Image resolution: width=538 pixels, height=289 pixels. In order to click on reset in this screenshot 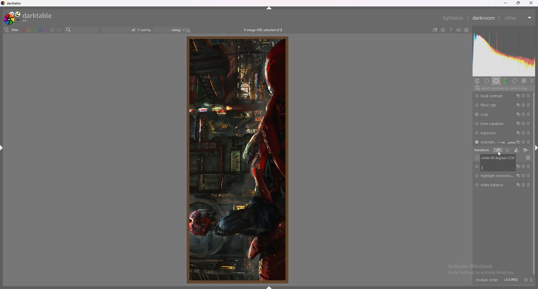, I will do `click(523, 96)`.